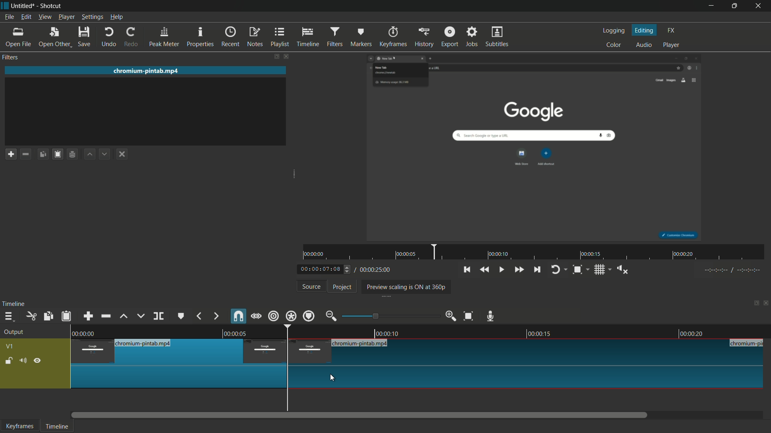 The image size is (771, 433). Describe the element at coordinates (72, 154) in the screenshot. I see `save filter set` at that location.